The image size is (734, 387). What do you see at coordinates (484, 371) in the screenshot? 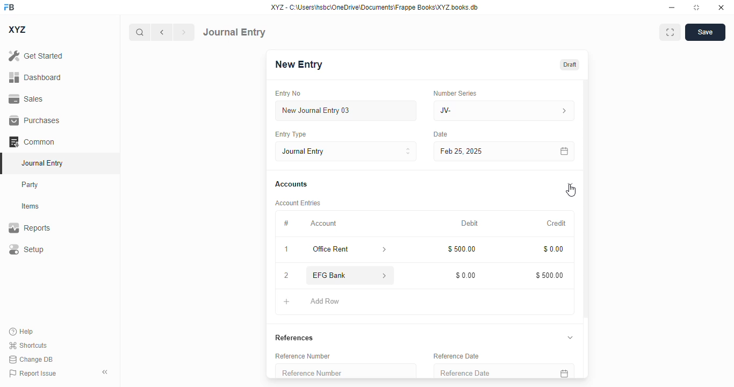
I see `reference date` at bounding box center [484, 371].